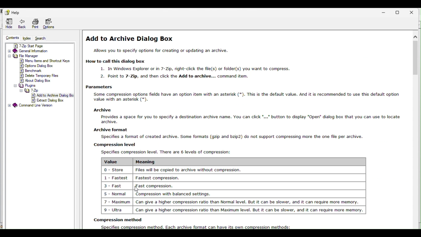 This screenshot has height=237, width=421. I want to click on dialog box, so click(246, 130).